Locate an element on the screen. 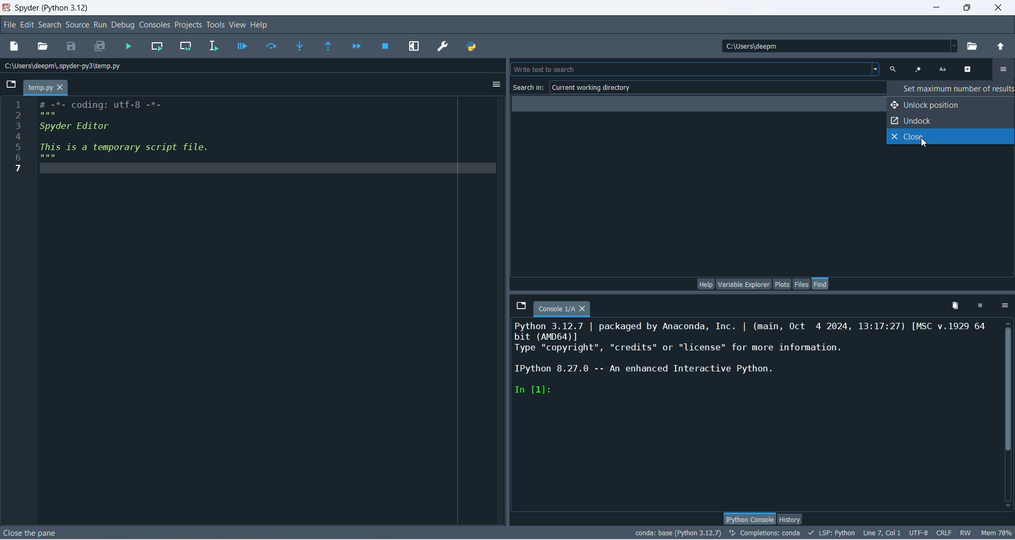 The height and width of the screenshot is (540, 1015). step into function is located at coordinates (301, 46).